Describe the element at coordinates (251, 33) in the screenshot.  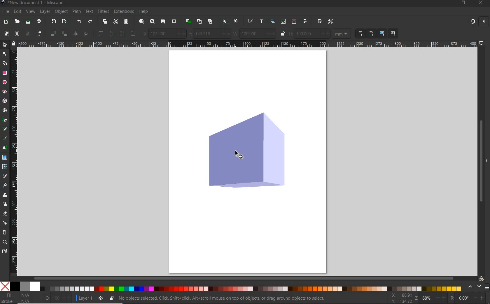
I see `100` at that location.